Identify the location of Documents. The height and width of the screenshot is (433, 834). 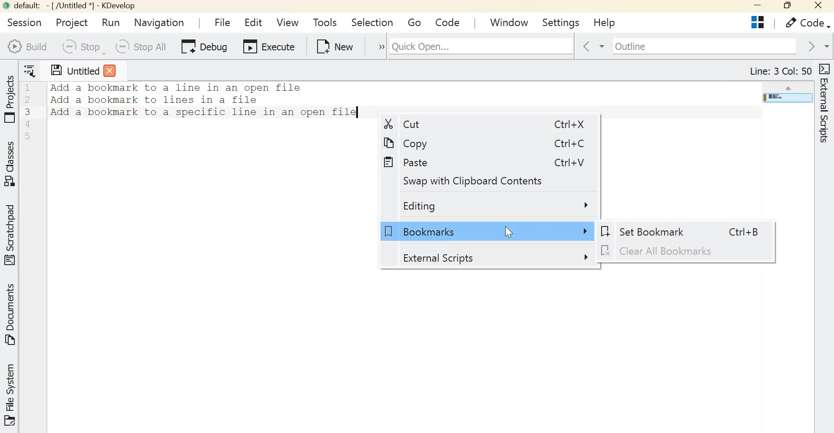
(9, 316).